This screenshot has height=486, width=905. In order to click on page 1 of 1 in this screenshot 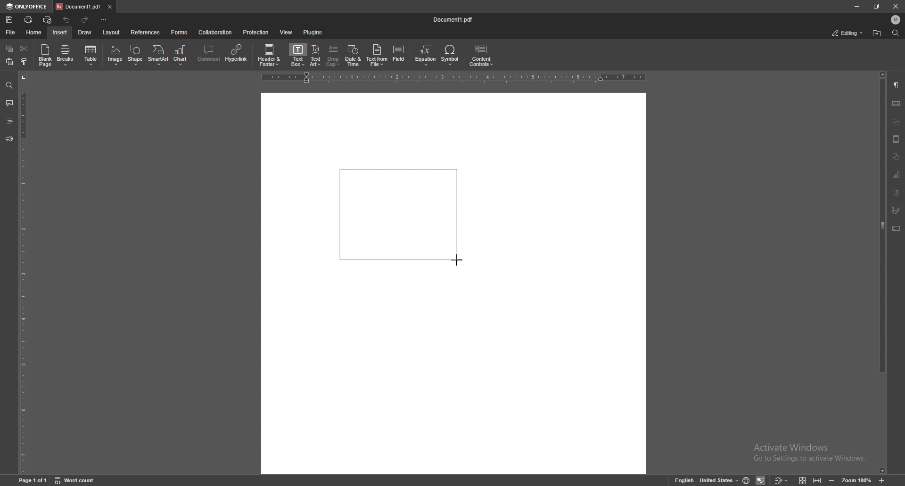, I will do `click(33, 481)`.